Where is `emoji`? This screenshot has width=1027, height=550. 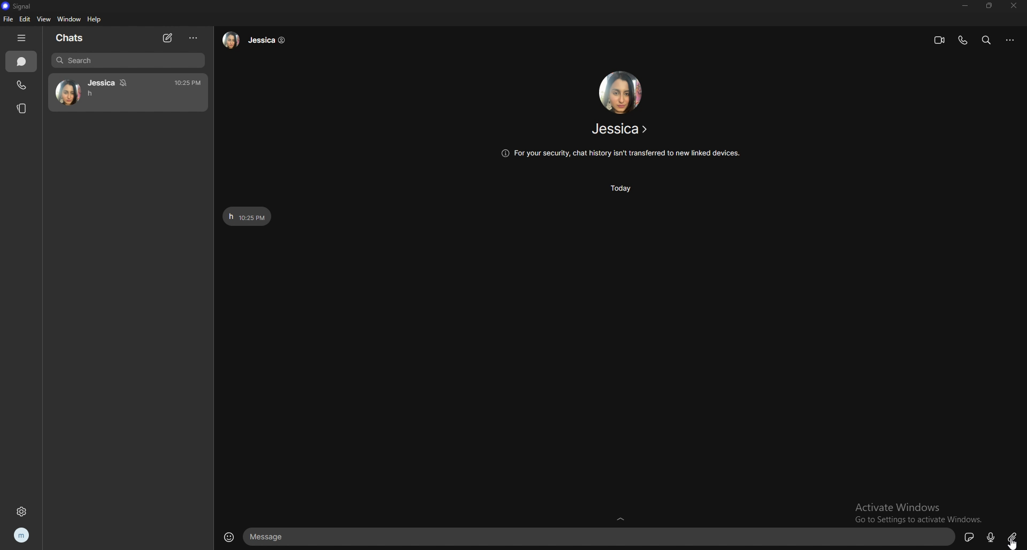 emoji is located at coordinates (230, 536).